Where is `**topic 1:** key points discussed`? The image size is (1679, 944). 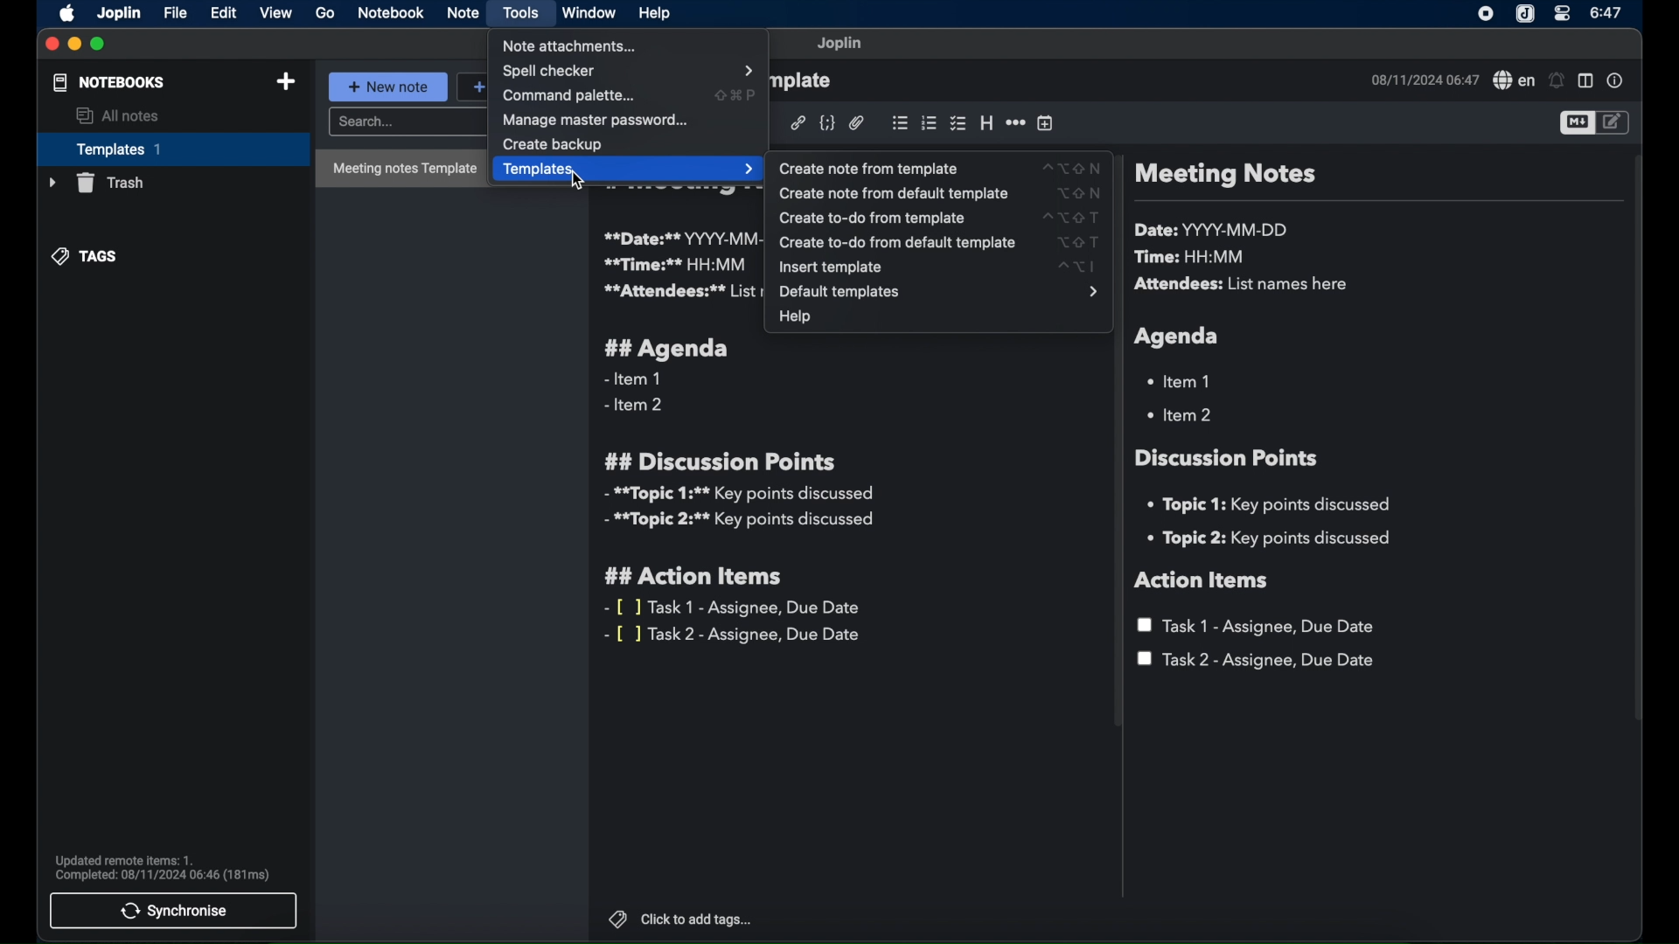 **topic 1:** key points discussed is located at coordinates (737, 494).